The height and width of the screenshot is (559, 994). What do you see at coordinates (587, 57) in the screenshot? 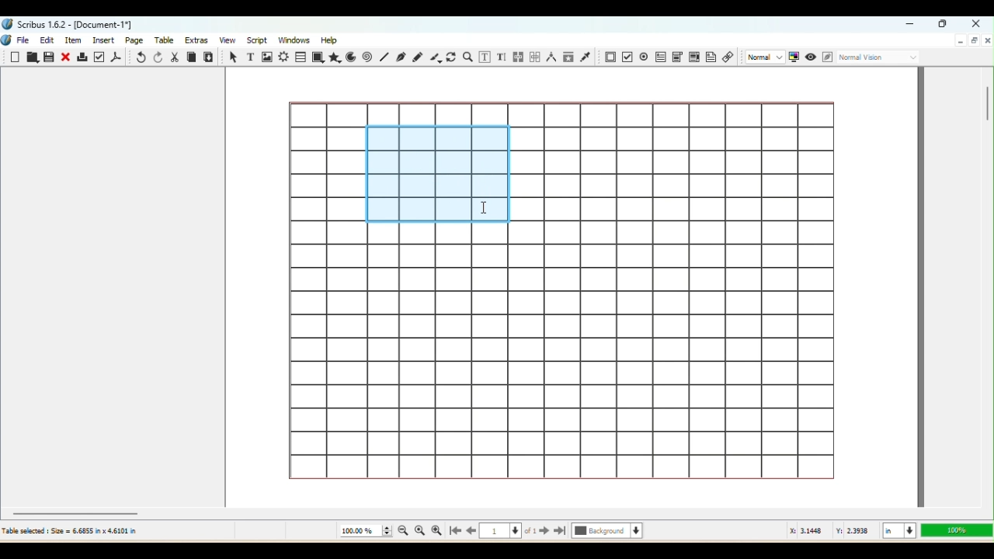
I see `Eye dropper` at bounding box center [587, 57].